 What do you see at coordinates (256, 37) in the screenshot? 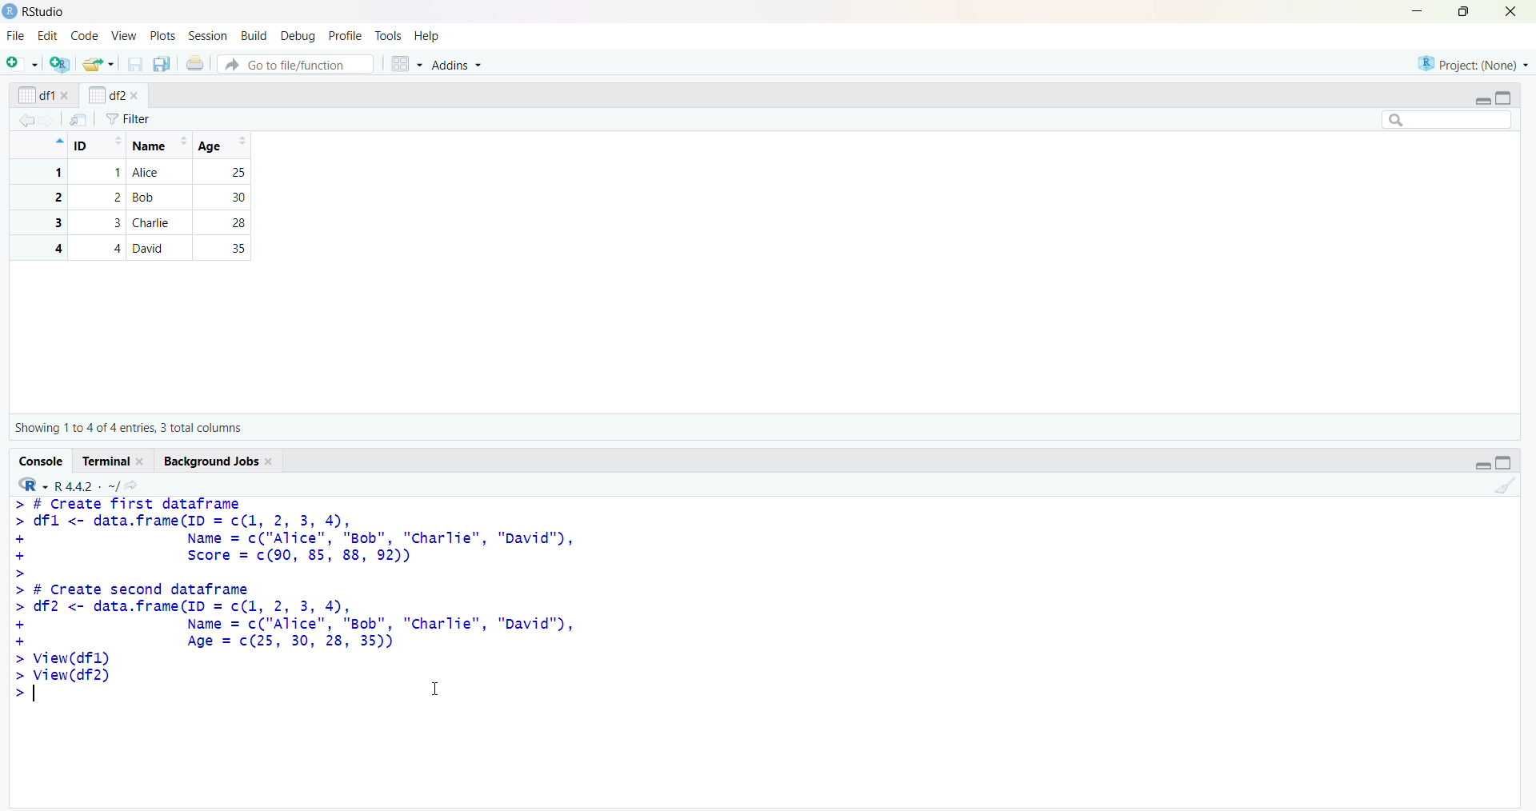
I see `build` at bounding box center [256, 37].